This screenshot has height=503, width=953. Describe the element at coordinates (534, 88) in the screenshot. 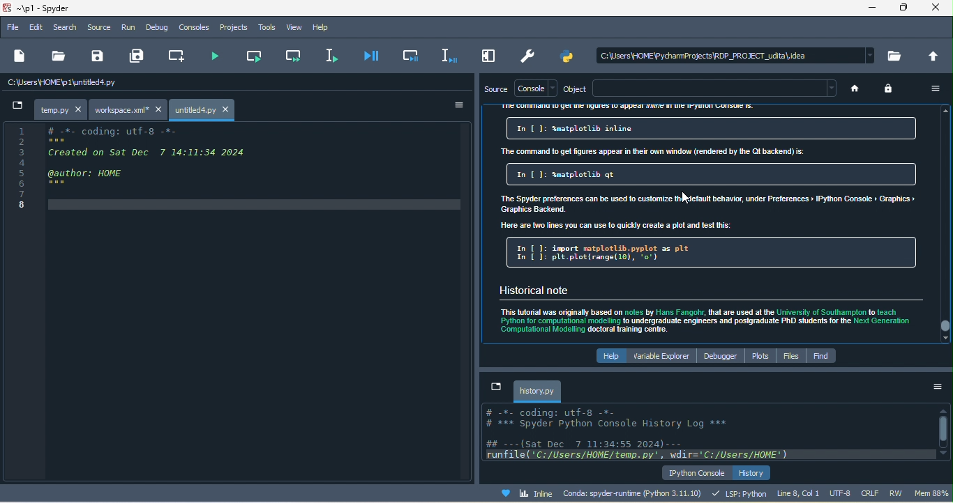

I see `console` at that location.